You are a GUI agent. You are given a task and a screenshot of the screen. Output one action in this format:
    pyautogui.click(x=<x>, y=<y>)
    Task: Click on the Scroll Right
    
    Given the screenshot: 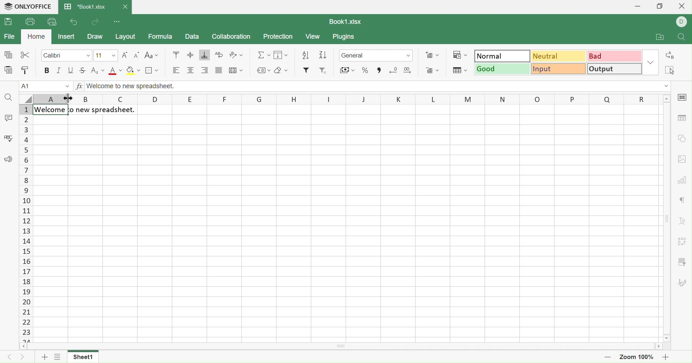 What is the action you would take?
    pyautogui.click(x=661, y=347)
    